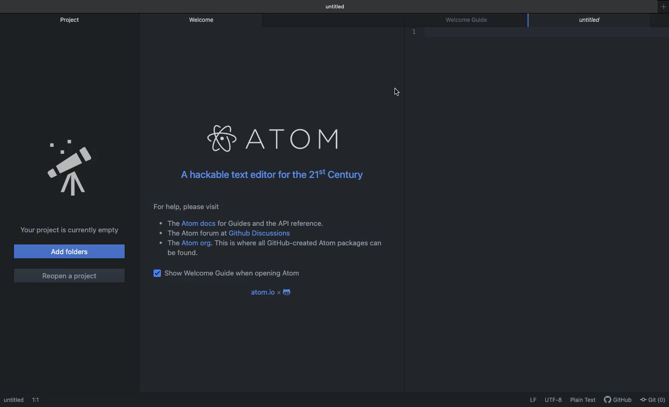 Image resolution: width=669 pixels, height=407 pixels. I want to click on Welcome guide, so click(470, 20).